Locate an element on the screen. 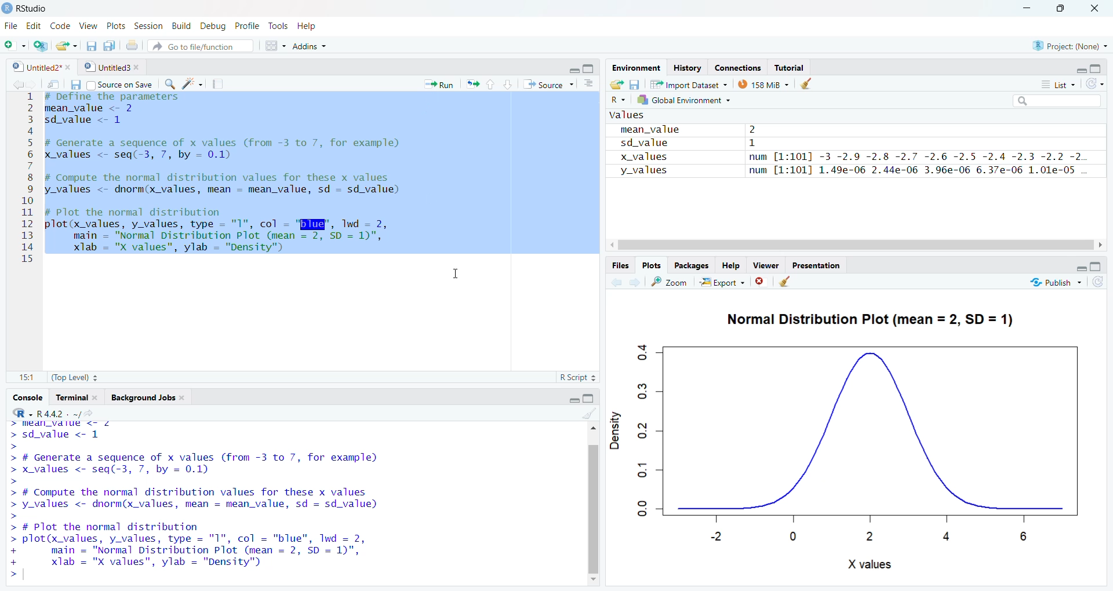 Image resolution: width=1113 pixels, height=591 pixels. save all documents is located at coordinates (107, 45).